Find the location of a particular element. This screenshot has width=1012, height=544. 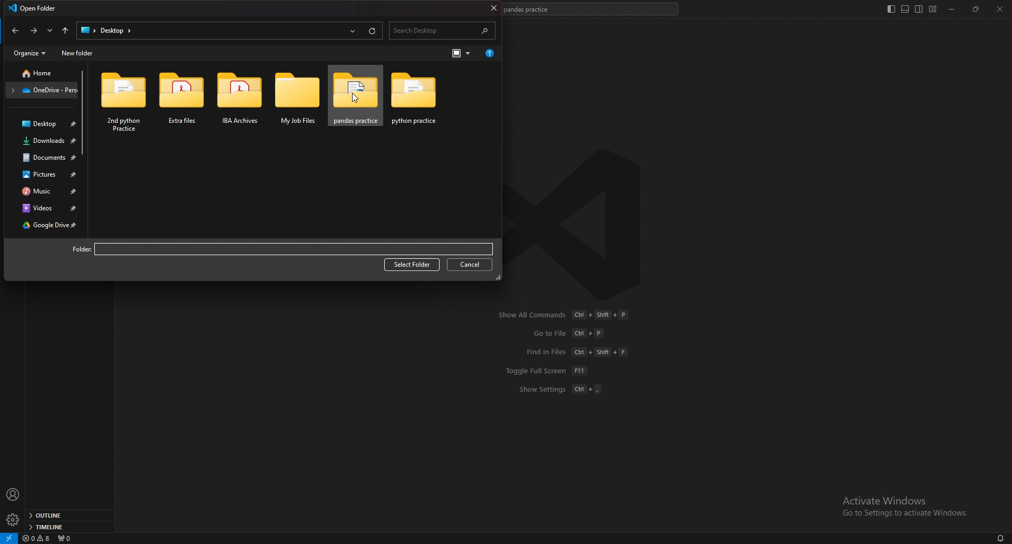

change your view is located at coordinates (460, 54).